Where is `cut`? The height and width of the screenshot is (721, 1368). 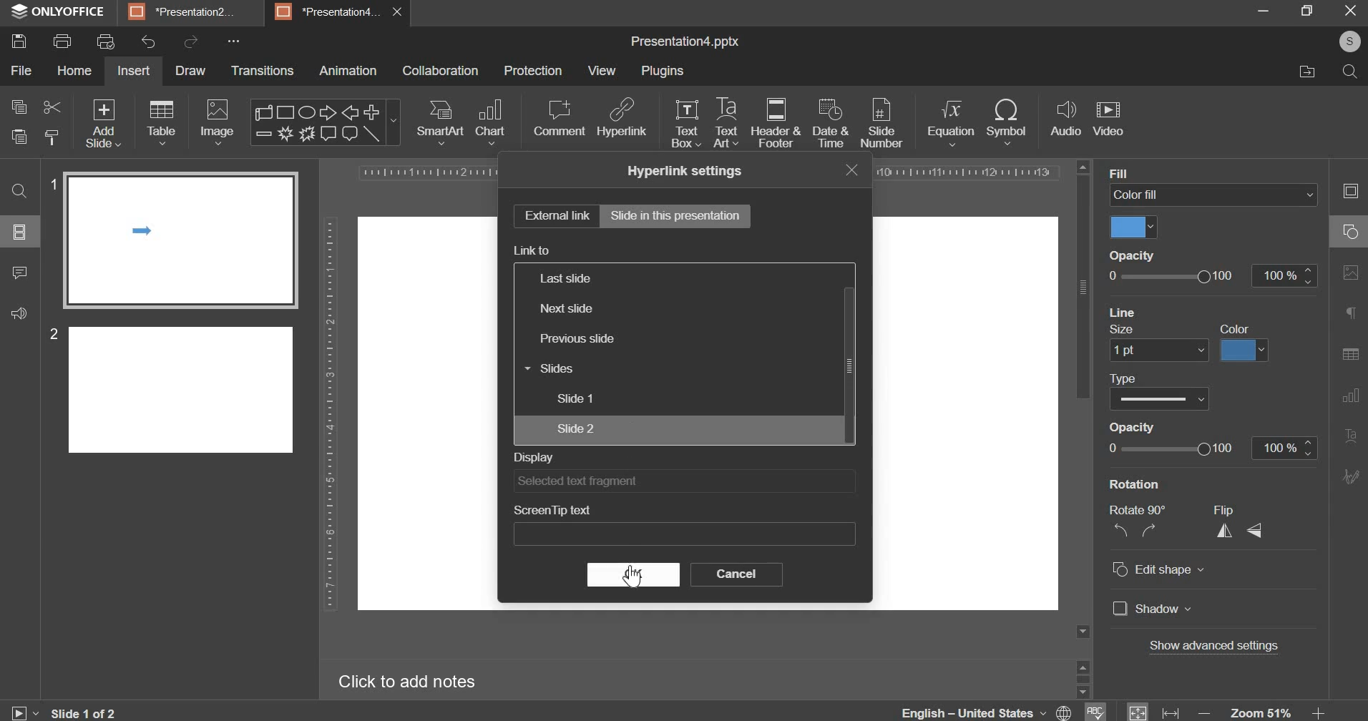 cut is located at coordinates (49, 106).